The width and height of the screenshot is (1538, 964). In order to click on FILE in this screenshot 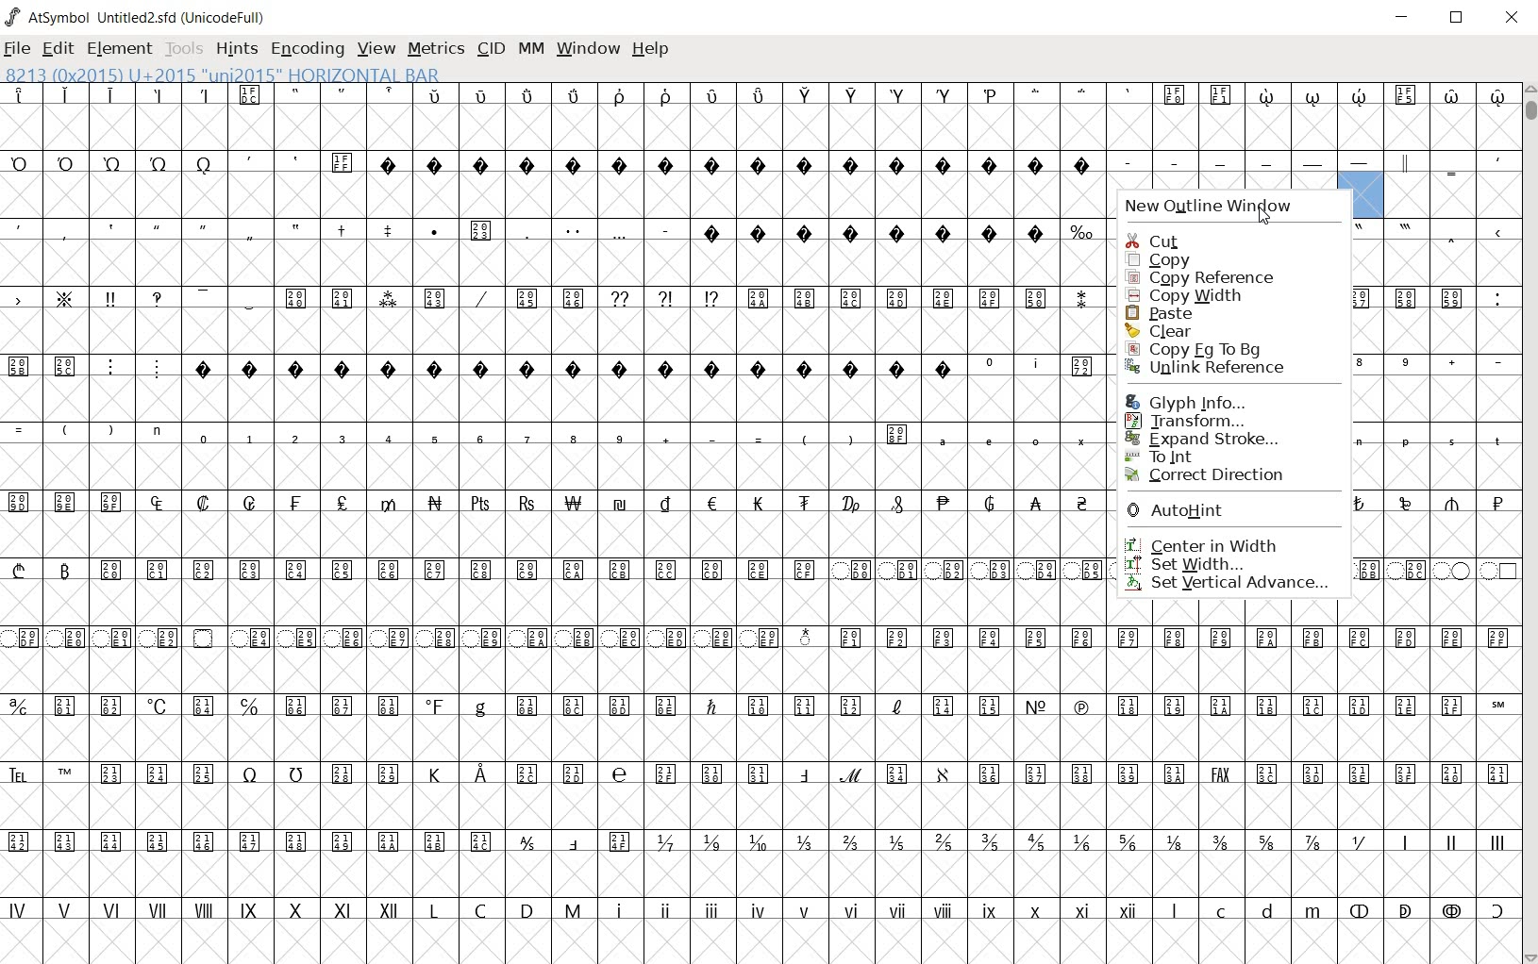, I will do `click(20, 47)`.